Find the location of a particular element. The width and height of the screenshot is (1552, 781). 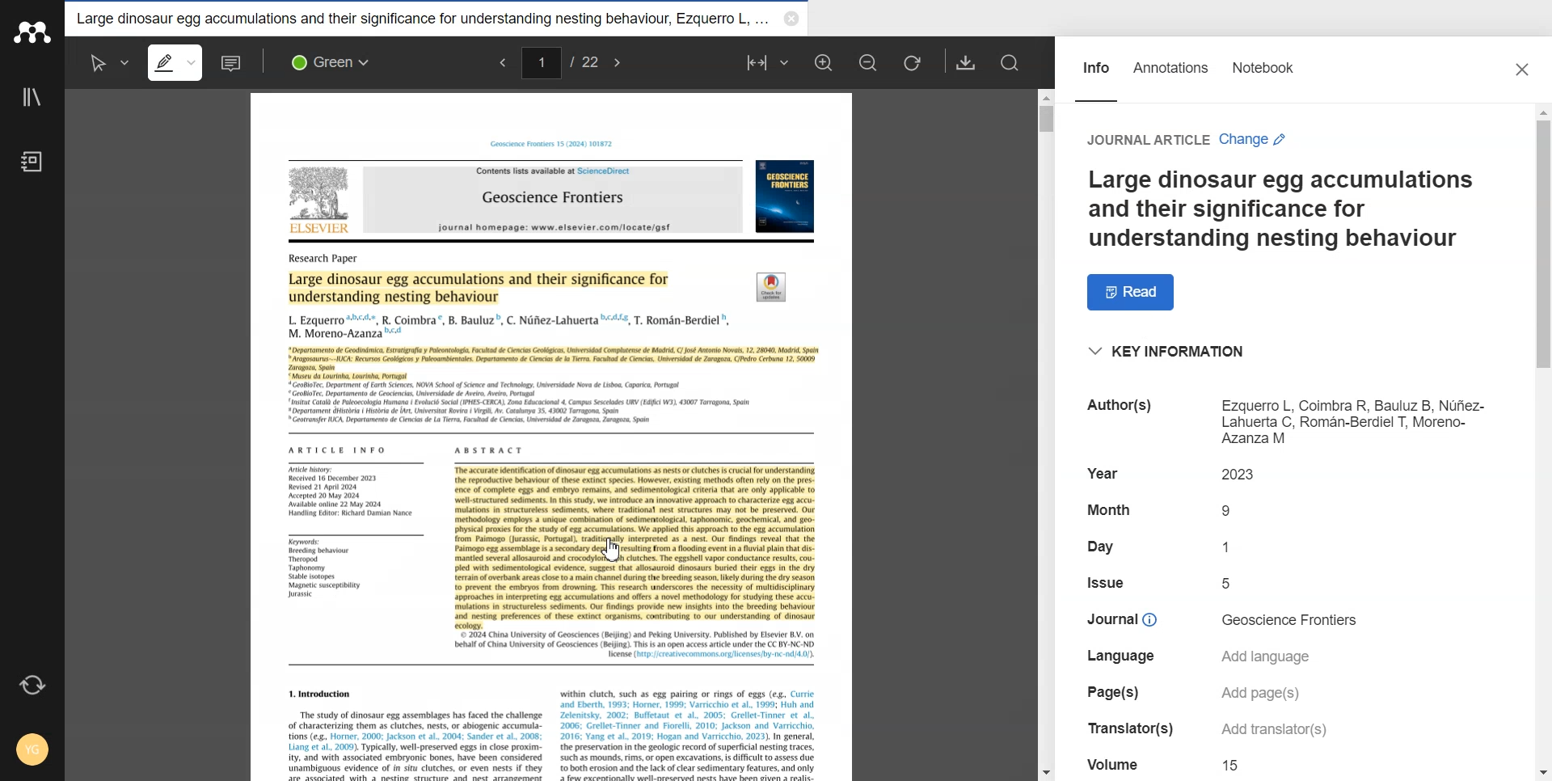

Highlight text is located at coordinates (179, 62).